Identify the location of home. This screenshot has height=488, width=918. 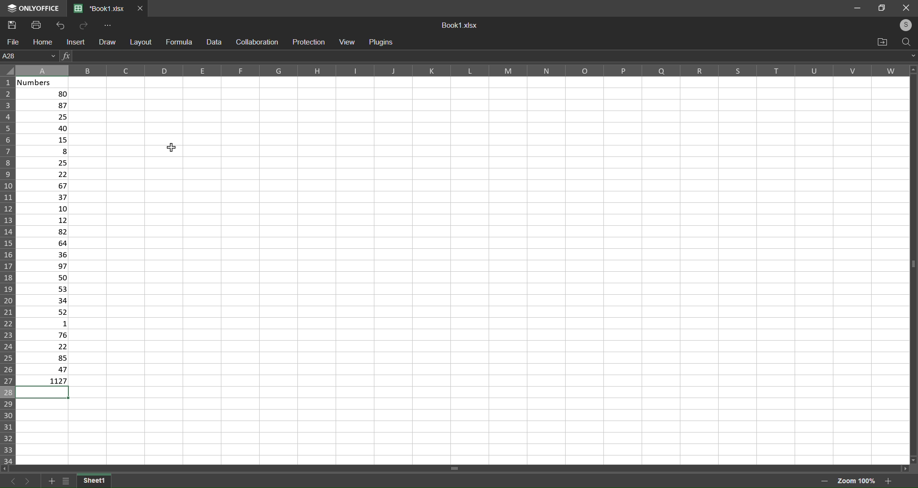
(42, 41).